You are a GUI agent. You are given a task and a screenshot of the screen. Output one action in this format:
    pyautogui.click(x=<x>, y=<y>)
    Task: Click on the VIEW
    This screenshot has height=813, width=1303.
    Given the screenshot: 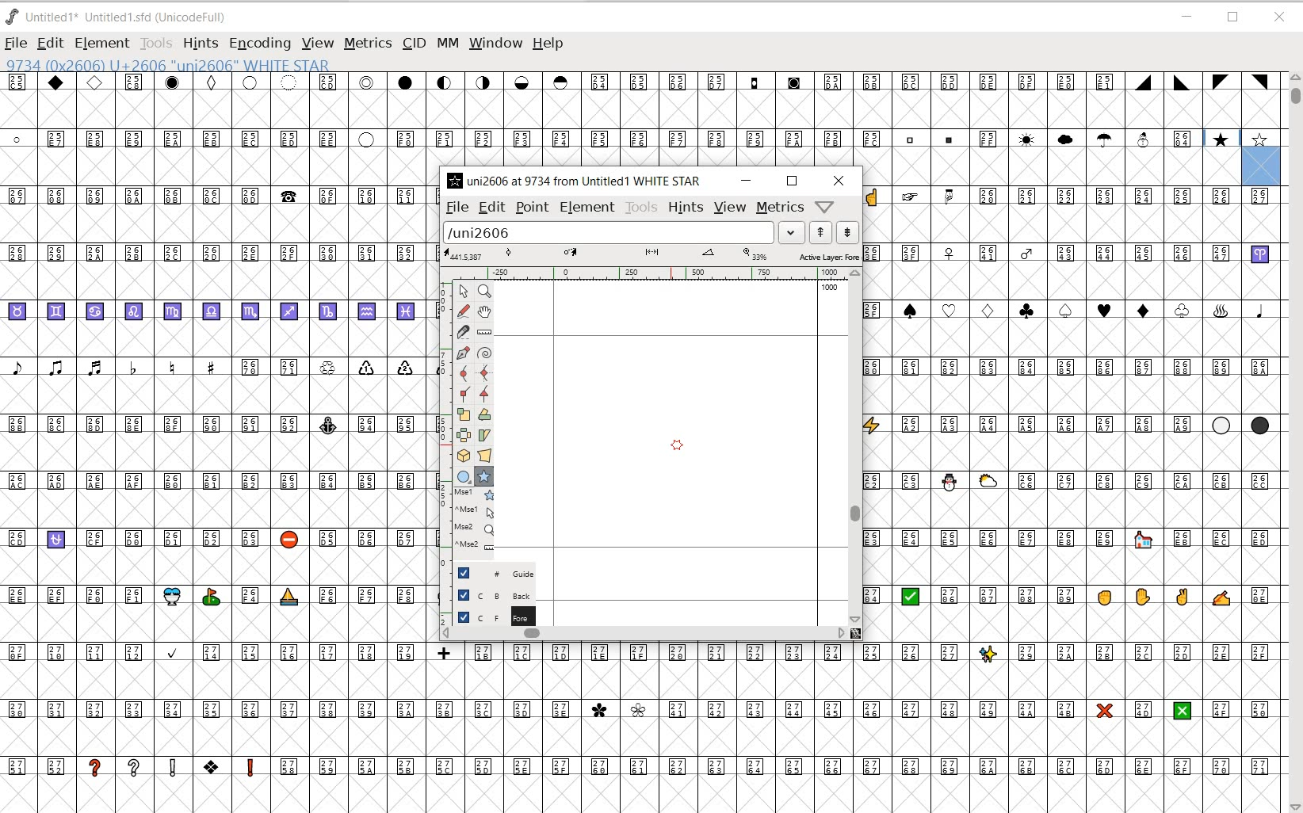 What is the action you would take?
    pyautogui.click(x=730, y=208)
    